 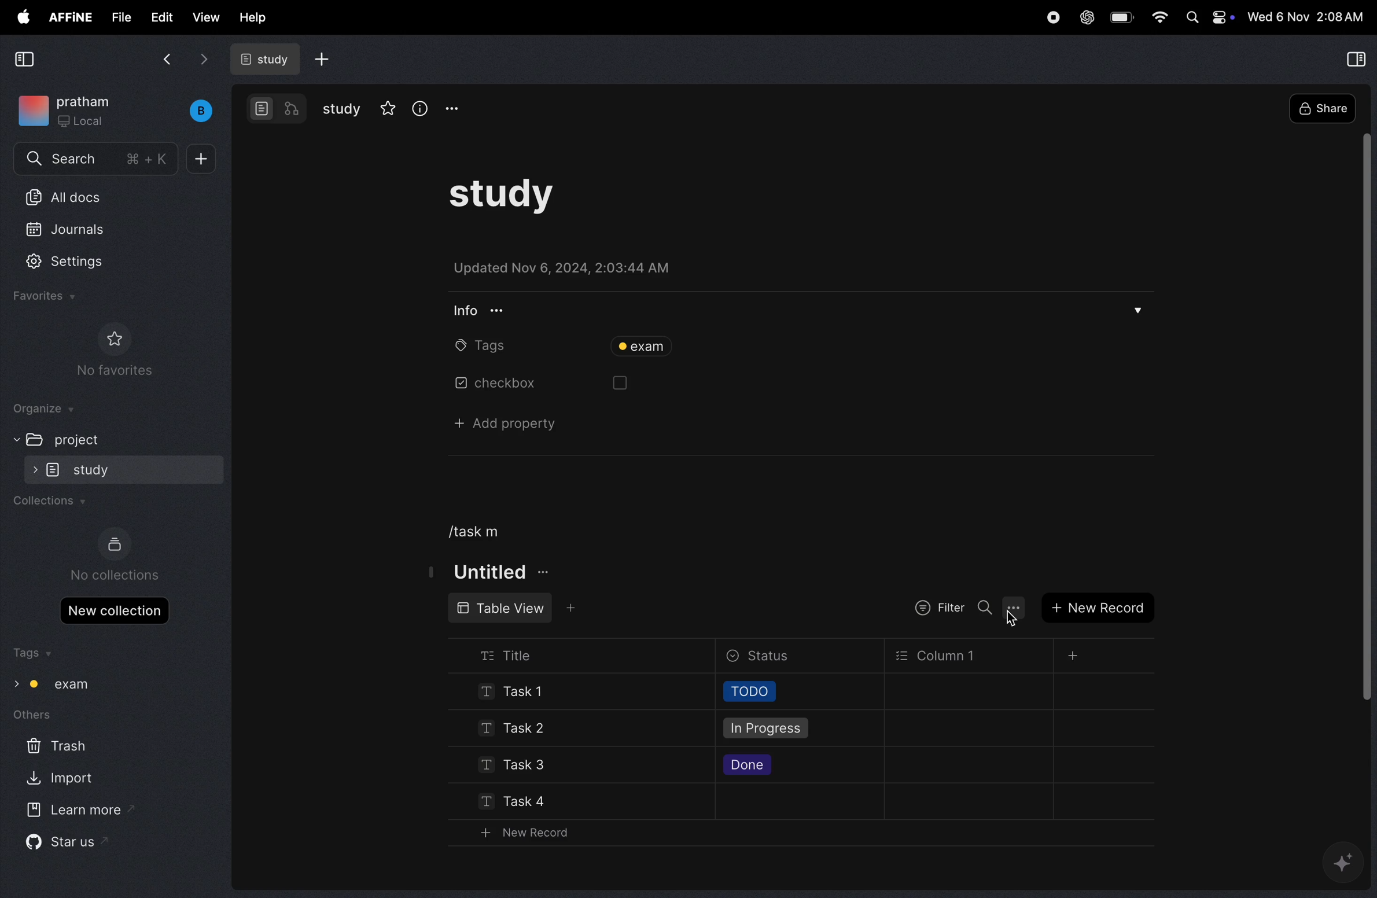 What do you see at coordinates (78, 813) in the screenshot?
I see `learn more` at bounding box center [78, 813].